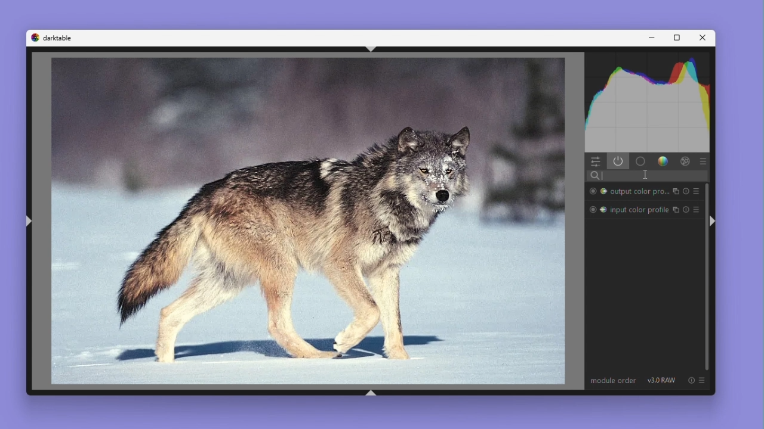  What do you see at coordinates (592, 191) in the screenshot?
I see `Radial Mask` at bounding box center [592, 191].